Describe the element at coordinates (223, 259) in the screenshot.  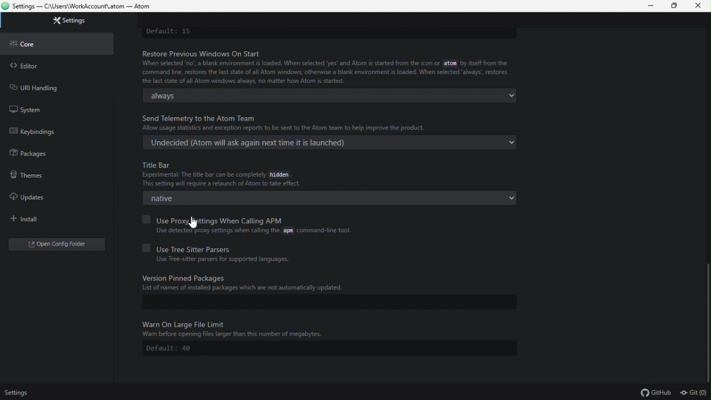
I see `Use Tree-sitter parsers for supported languages.` at that location.